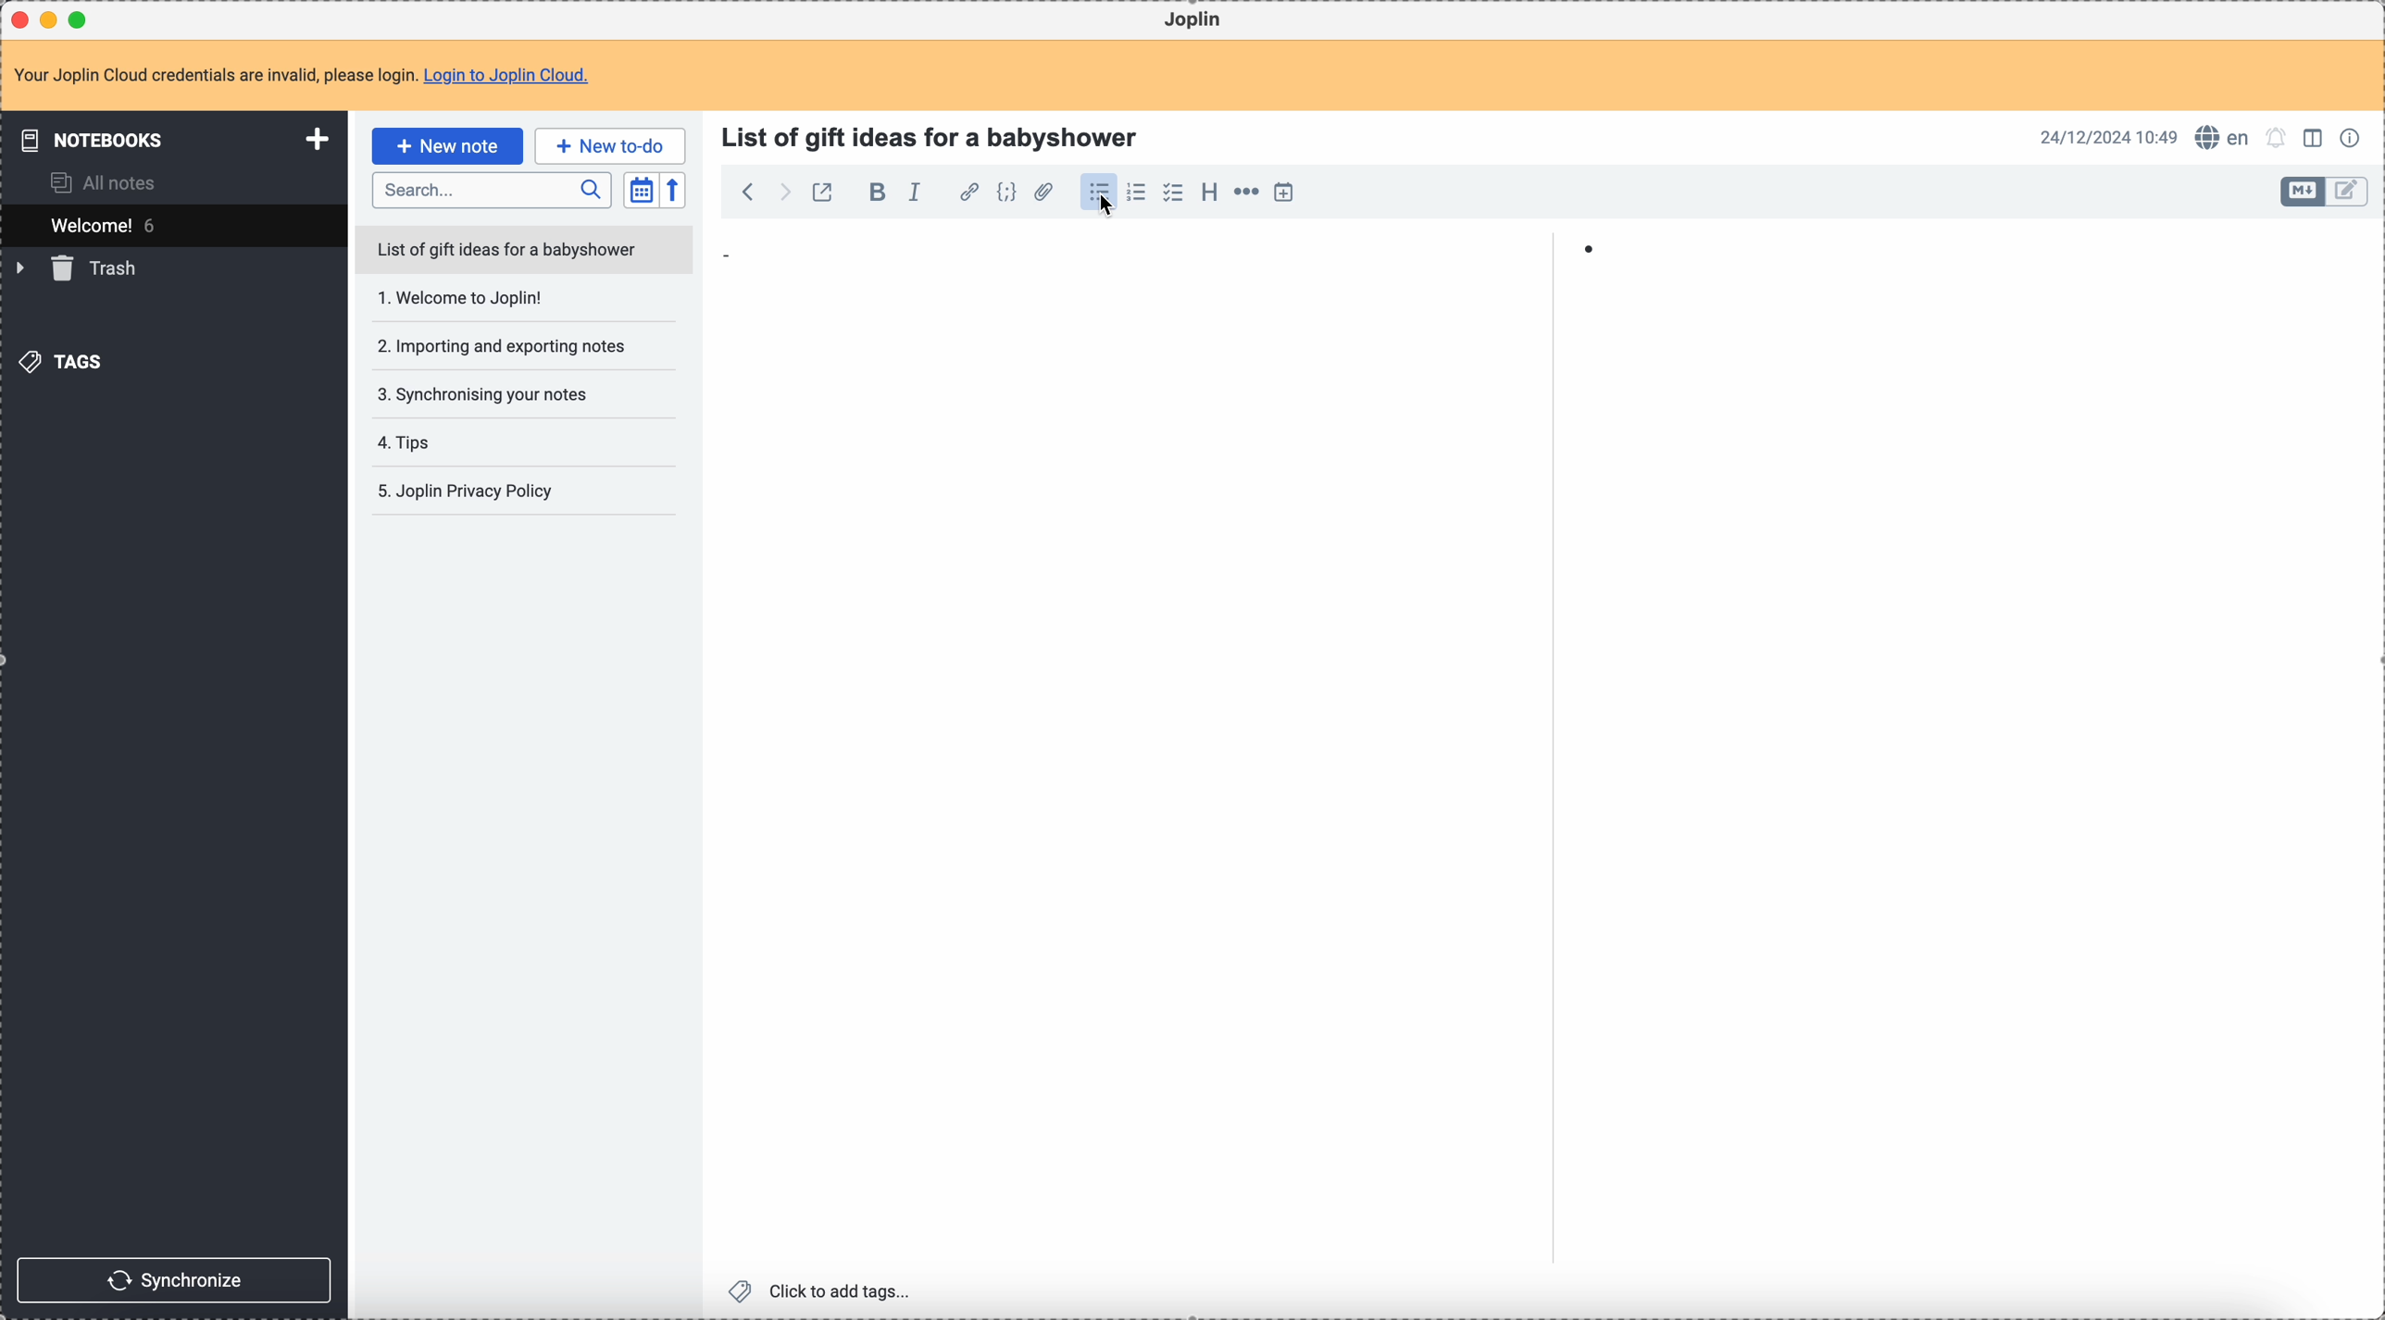 The image size is (2385, 1320). What do you see at coordinates (2277, 138) in the screenshot?
I see `set alarm` at bounding box center [2277, 138].